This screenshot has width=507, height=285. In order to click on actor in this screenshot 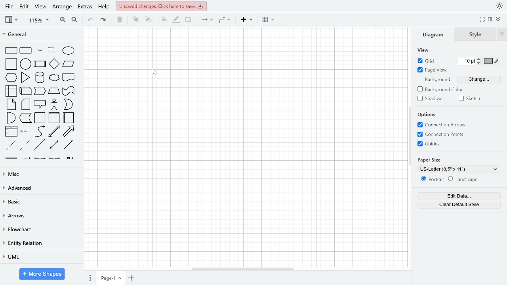, I will do `click(53, 104)`.